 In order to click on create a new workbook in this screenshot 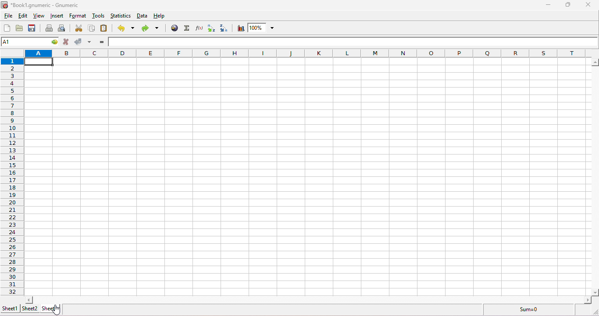, I will do `click(7, 28)`.